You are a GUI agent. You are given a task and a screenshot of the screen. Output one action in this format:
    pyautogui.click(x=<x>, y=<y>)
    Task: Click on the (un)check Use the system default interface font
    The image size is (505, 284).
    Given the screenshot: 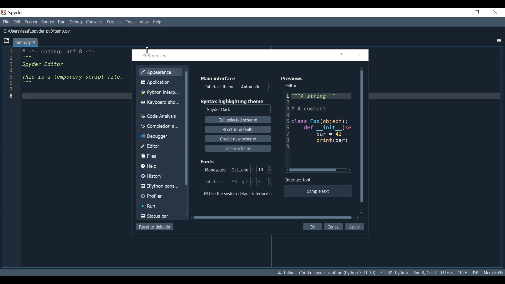 What is the action you would take?
    pyautogui.click(x=239, y=194)
    